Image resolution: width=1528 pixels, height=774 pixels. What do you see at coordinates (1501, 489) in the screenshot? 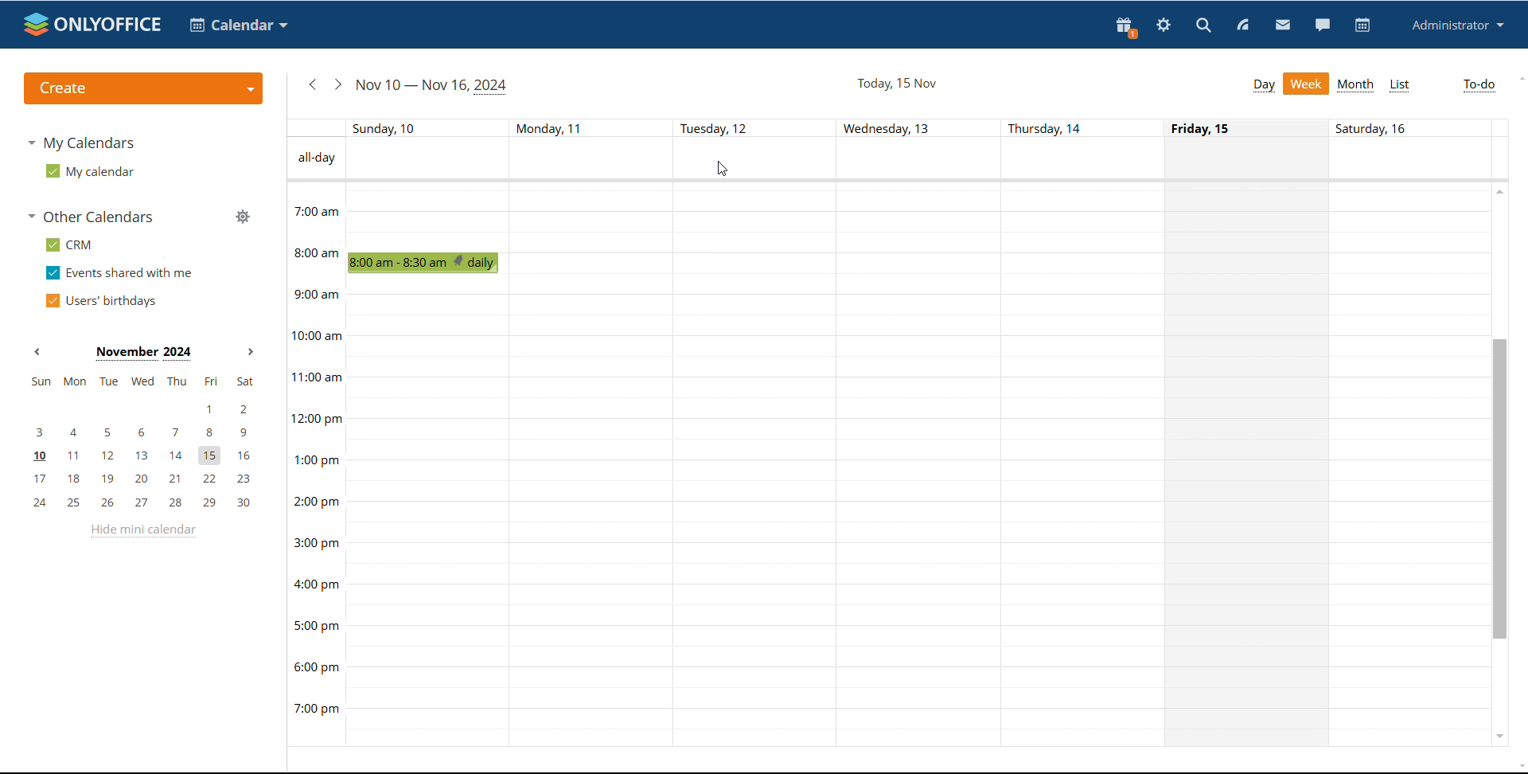
I see `scrollbar` at bounding box center [1501, 489].